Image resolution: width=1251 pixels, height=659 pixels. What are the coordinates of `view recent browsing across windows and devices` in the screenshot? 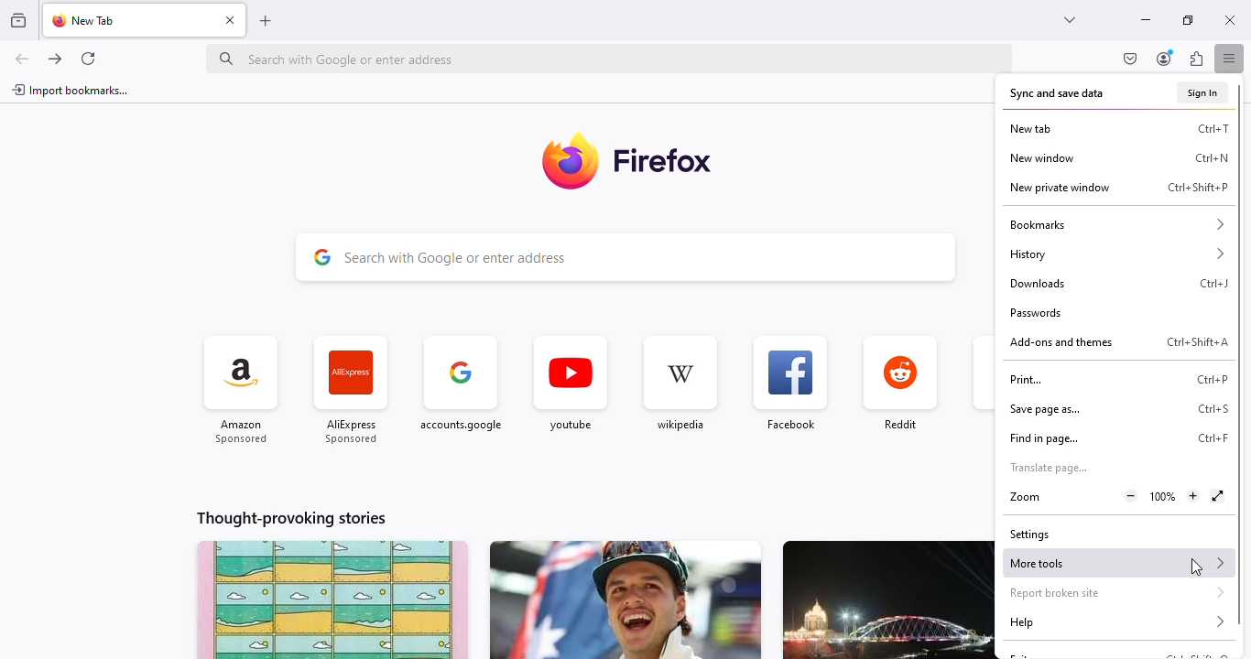 It's located at (18, 19).